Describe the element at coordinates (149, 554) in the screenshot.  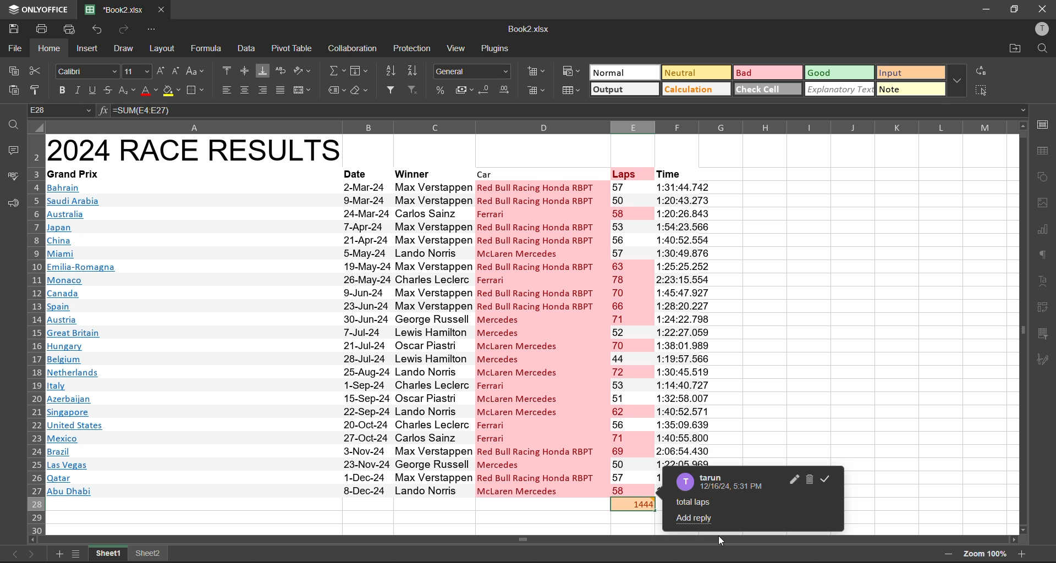
I see `sheet names` at that location.